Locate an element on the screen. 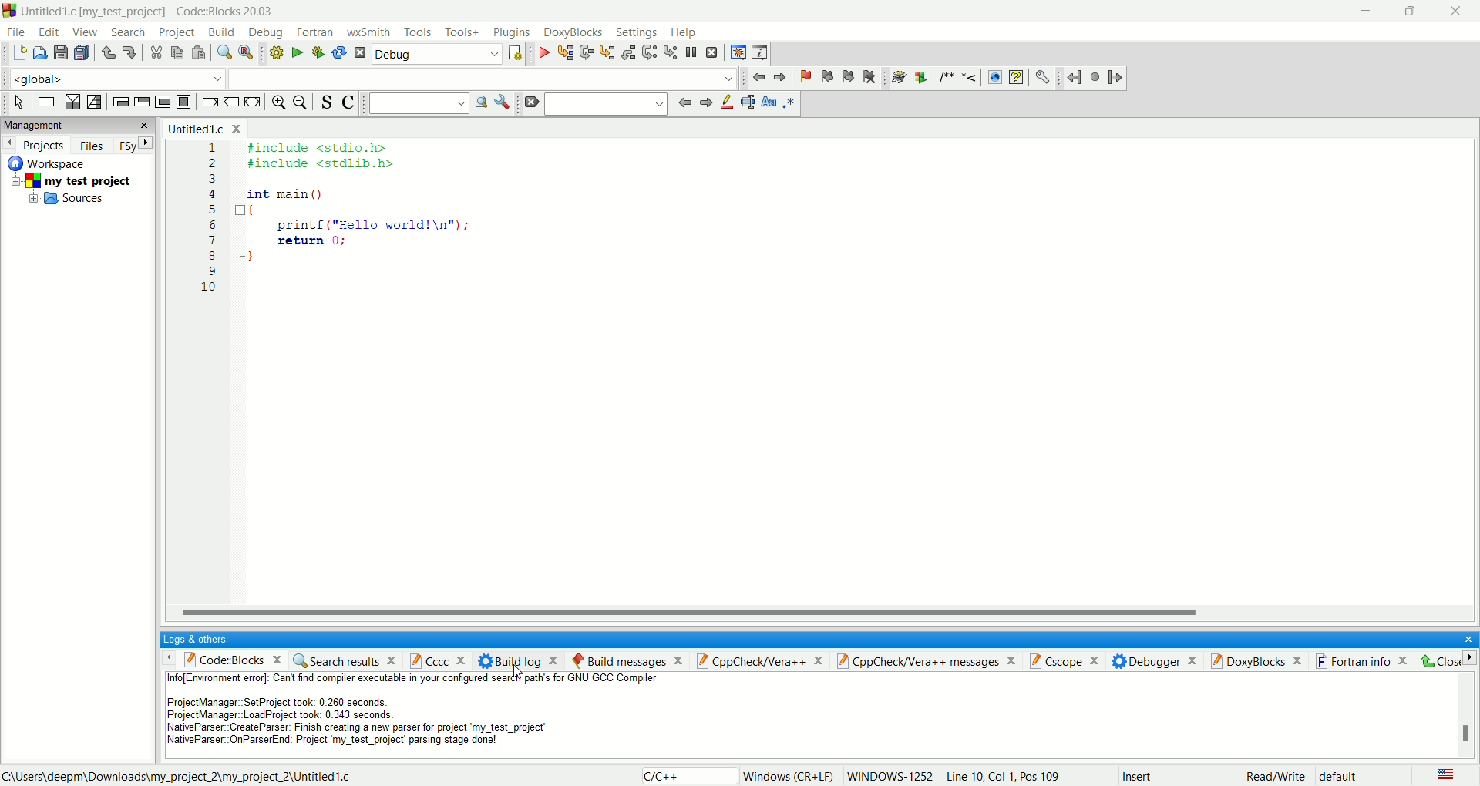 The height and width of the screenshot is (786, 1480). doxywizard is located at coordinates (896, 78).